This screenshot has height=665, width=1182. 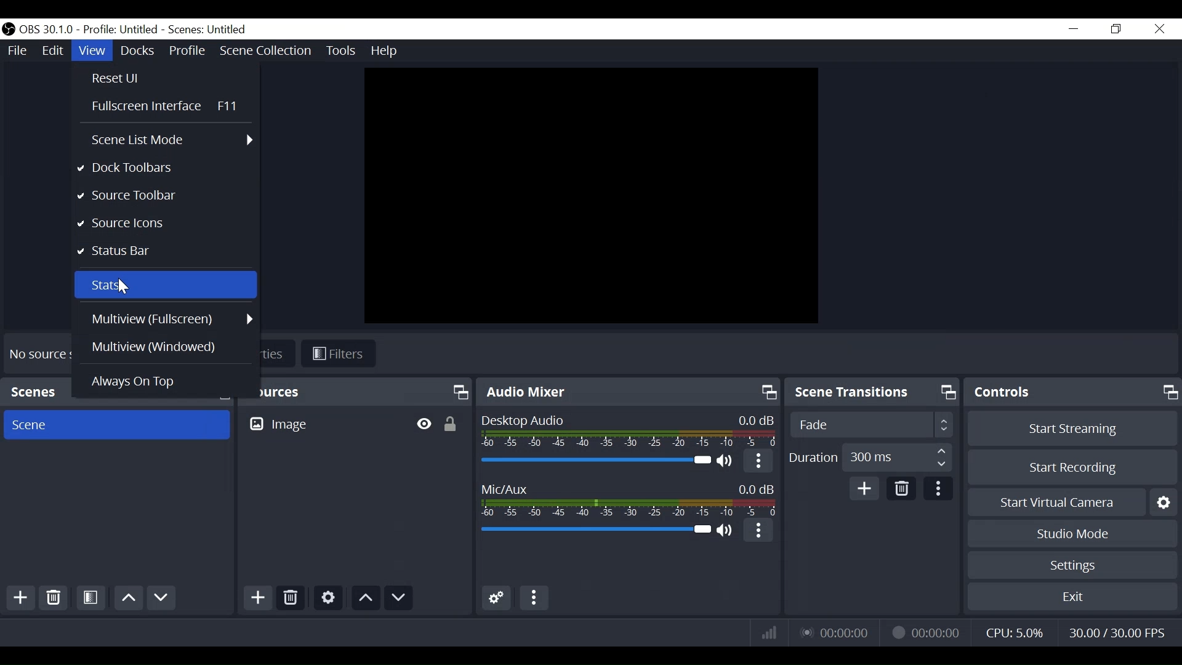 I want to click on move up, so click(x=365, y=597).